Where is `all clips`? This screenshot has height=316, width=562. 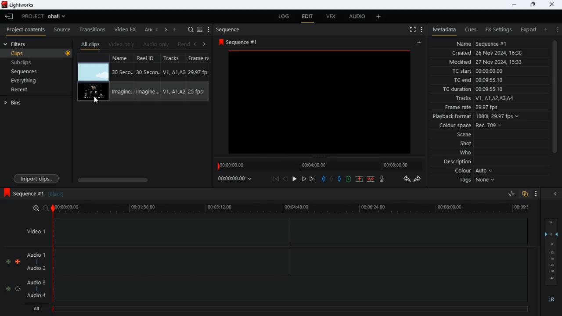
all clips is located at coordinates (90, 44).